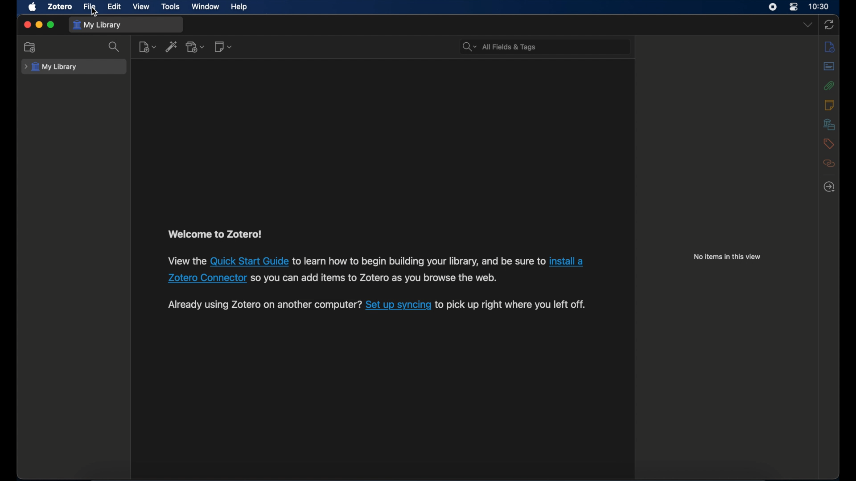 Image resolution: width=856 pixels, height=481 pixels. What do you see at coordinates (250, 260) in the screenshot?
I see `guide` at bounding box center [250, 260].